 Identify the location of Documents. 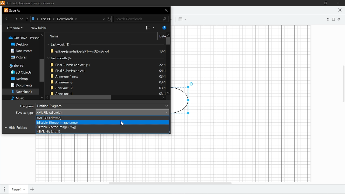
(21, 85).